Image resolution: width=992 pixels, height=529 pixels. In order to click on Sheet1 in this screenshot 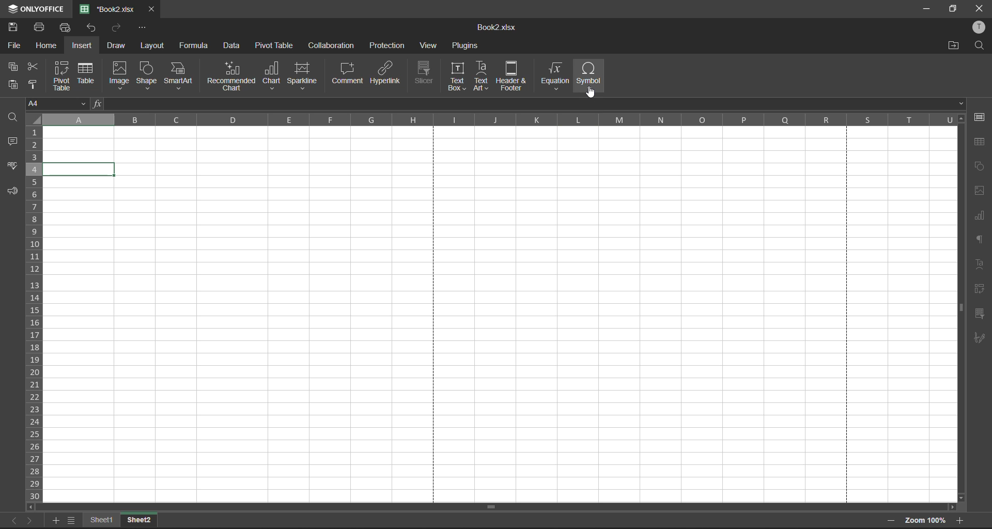, I will do `click(101, 520)`.